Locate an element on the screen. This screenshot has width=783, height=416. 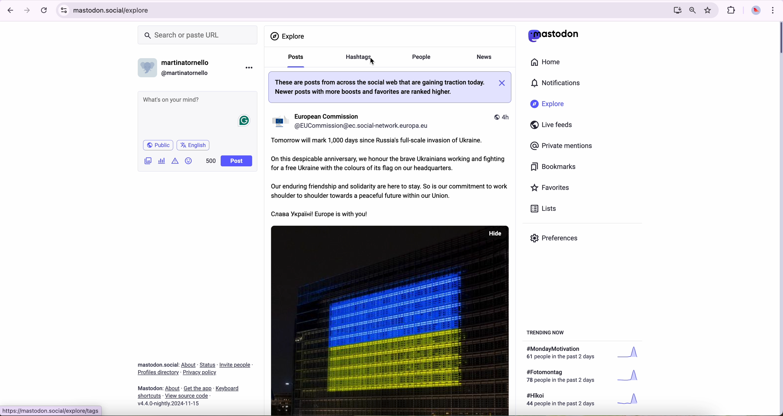
graph is located at coordinates (630, 400).